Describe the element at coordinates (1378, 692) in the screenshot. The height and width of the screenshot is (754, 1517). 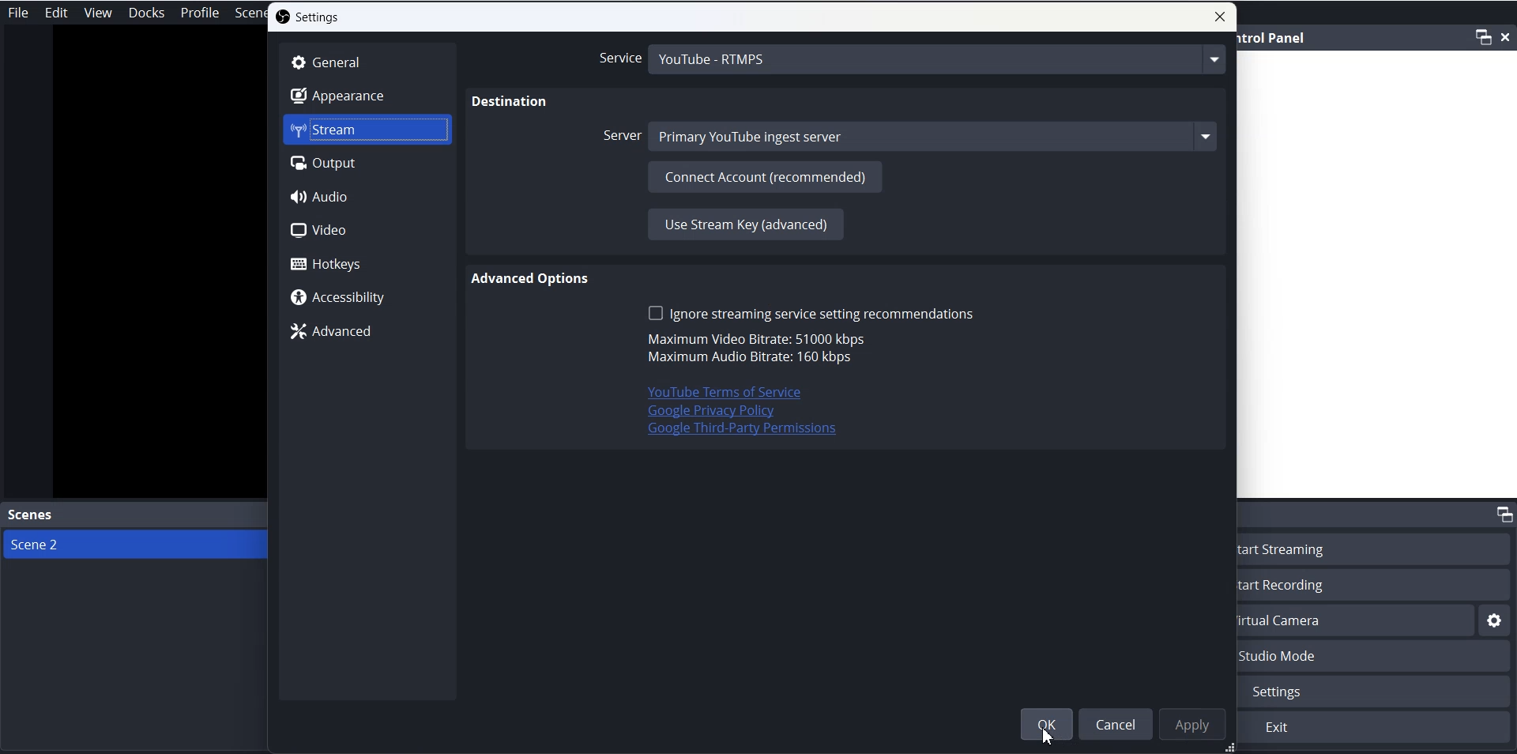
I see `Settings` at that location.